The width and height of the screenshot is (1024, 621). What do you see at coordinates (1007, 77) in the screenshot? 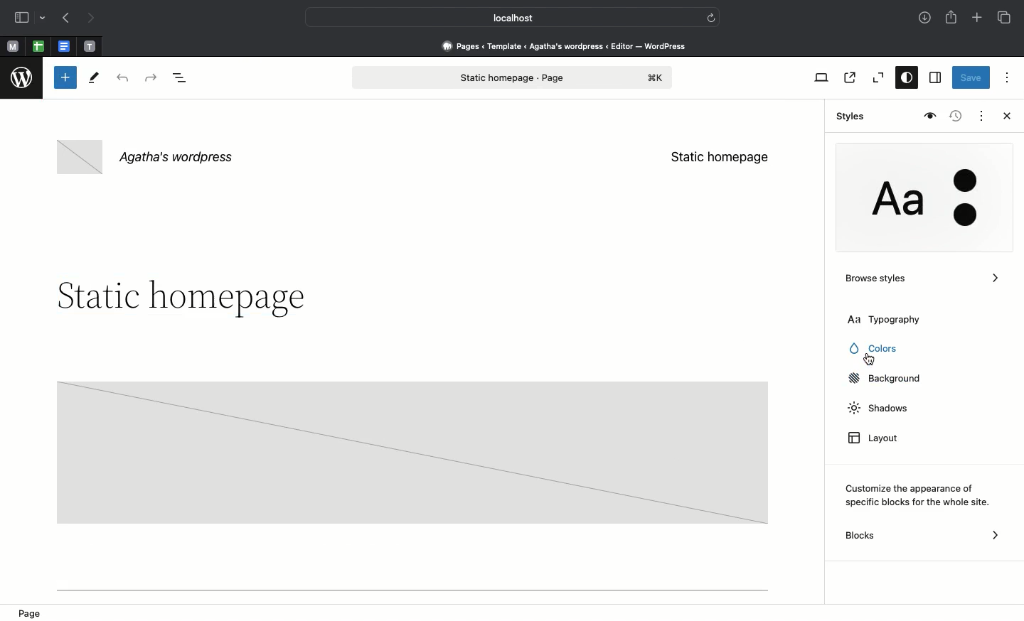
I see `Options` at bounding box center [1007, 77].